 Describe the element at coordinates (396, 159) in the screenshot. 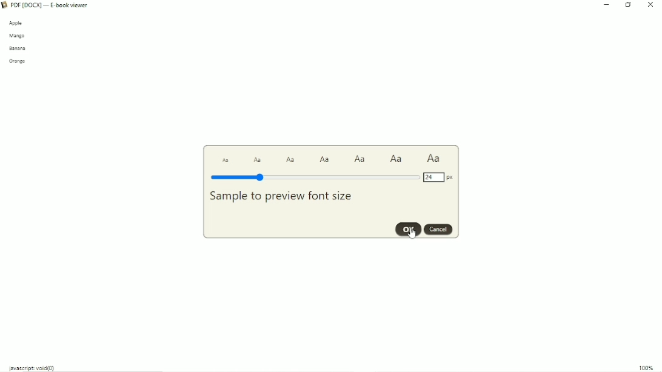

I see `Text size` at that location.